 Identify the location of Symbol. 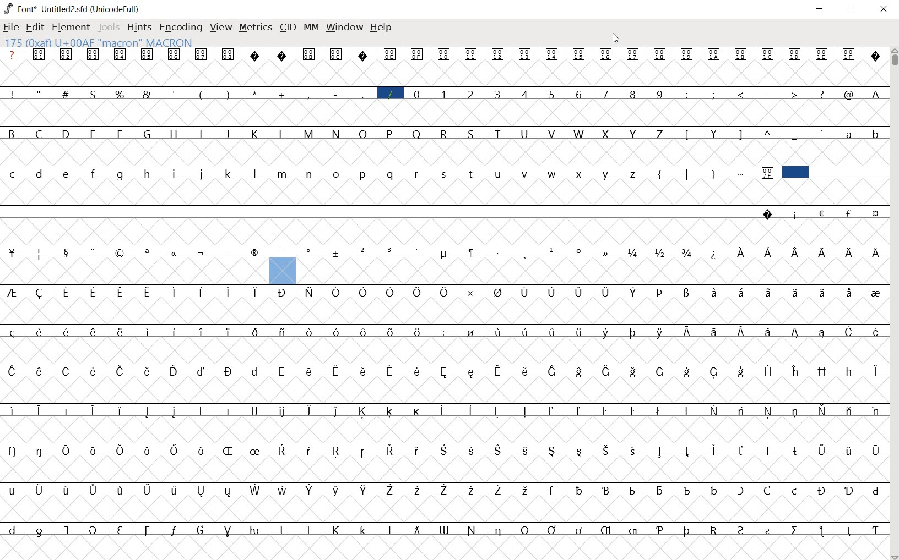
(660, 490).